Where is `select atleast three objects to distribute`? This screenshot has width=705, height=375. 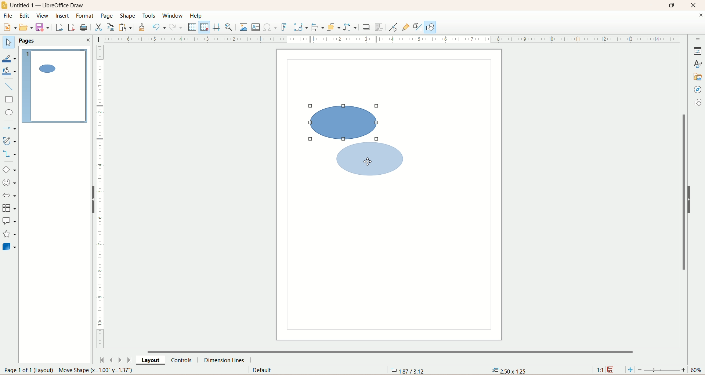
select atleast three objects to distribute is located at coordinates (351, 27).